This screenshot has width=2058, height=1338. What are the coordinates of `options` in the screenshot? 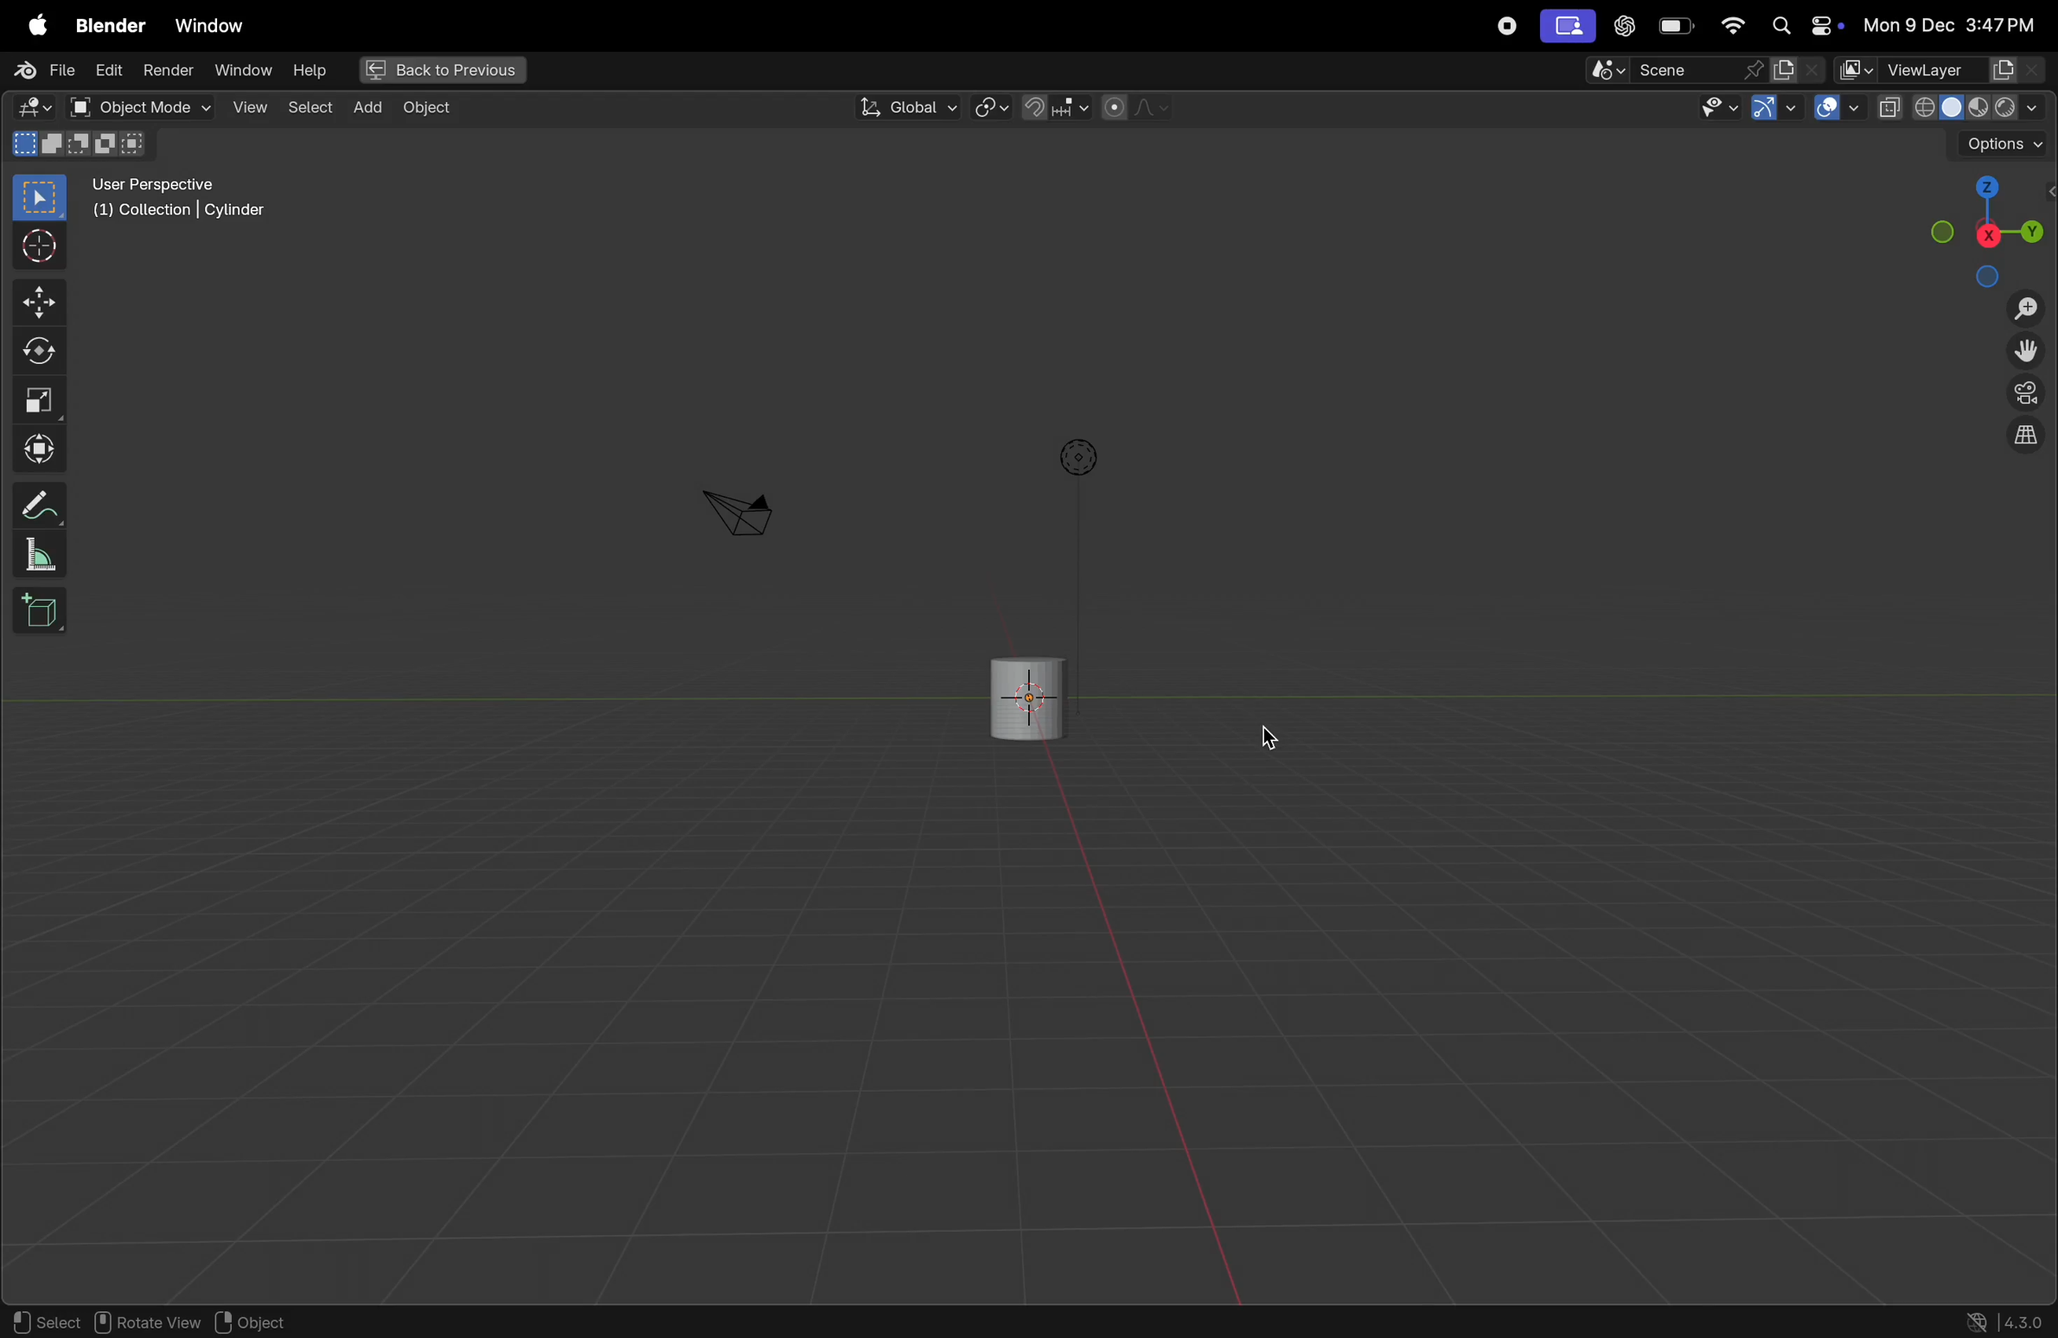 It's located at (1075, 457).